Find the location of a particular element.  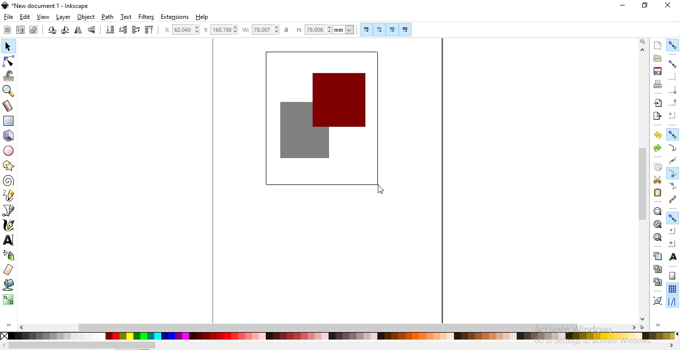

view is located at coordinates (43, 17).